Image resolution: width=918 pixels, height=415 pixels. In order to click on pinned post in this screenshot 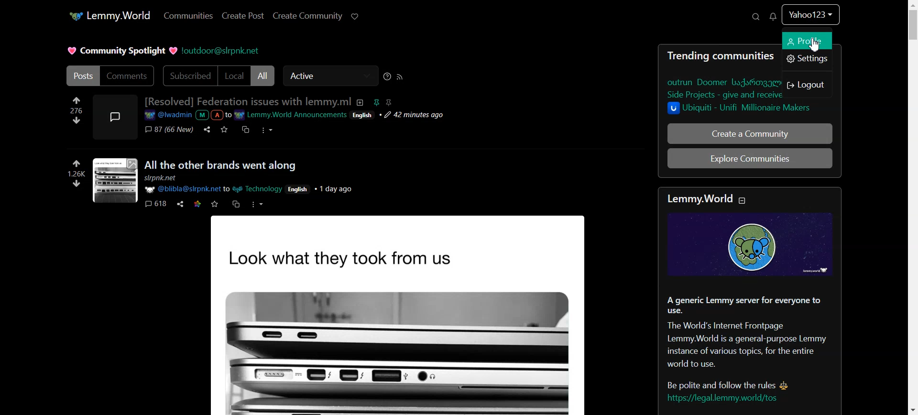, I will do `click(375, 102)`.